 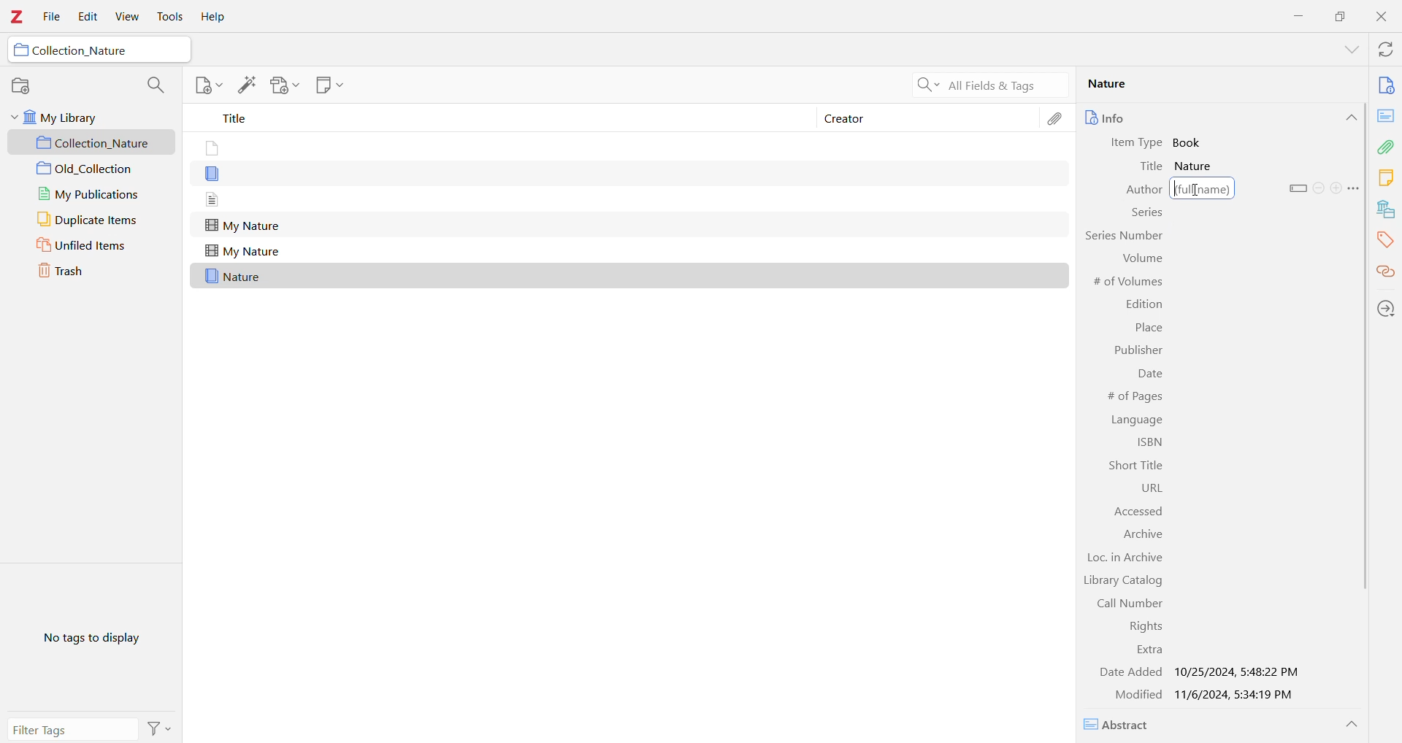 What do you see at coordinates (1203, 188) in the screenshot?
I see `(full name)` at bounding box center [1203, 188].